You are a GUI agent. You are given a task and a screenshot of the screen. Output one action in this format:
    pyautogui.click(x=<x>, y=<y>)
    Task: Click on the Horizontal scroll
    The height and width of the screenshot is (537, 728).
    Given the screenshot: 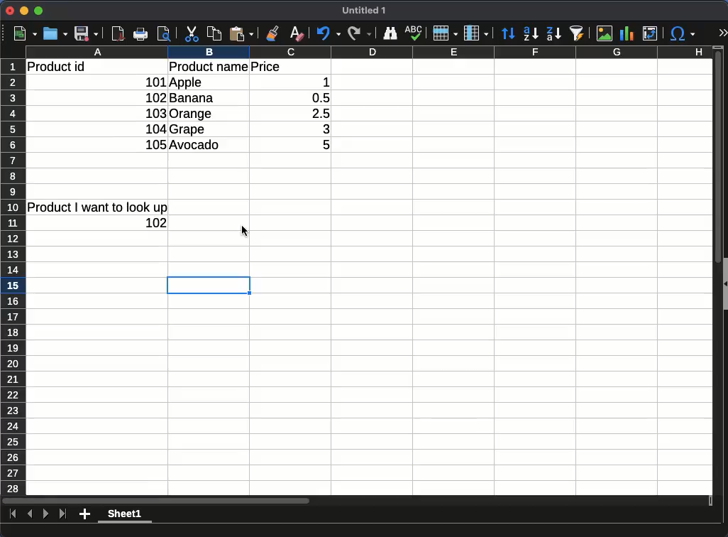 What is the action you would take?
    pyautogui.click(x=358, y=501)
    